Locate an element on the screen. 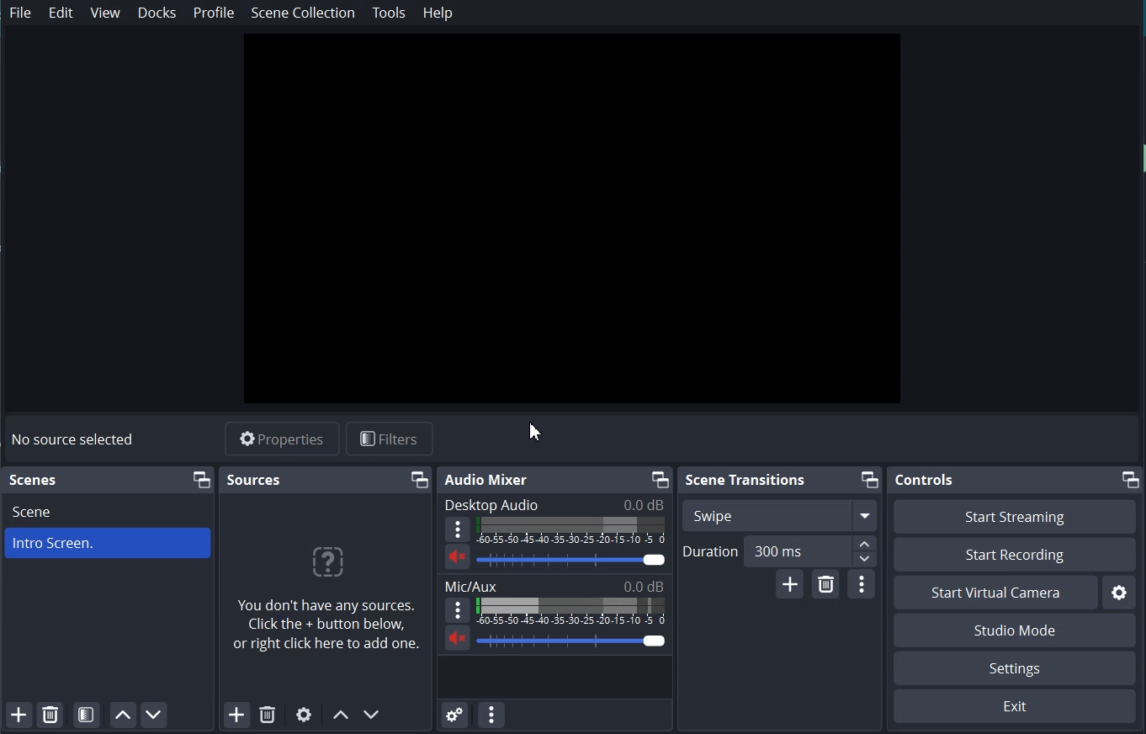 This screenshot has height=734, width=1146. Volume Adjuster is located at coordinates (575, 641).